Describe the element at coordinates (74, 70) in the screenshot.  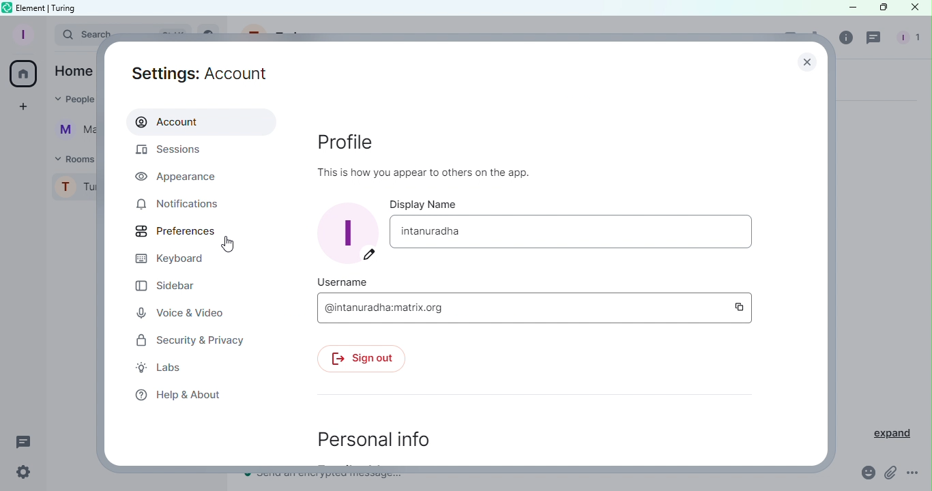
I see `Home ` at that location.